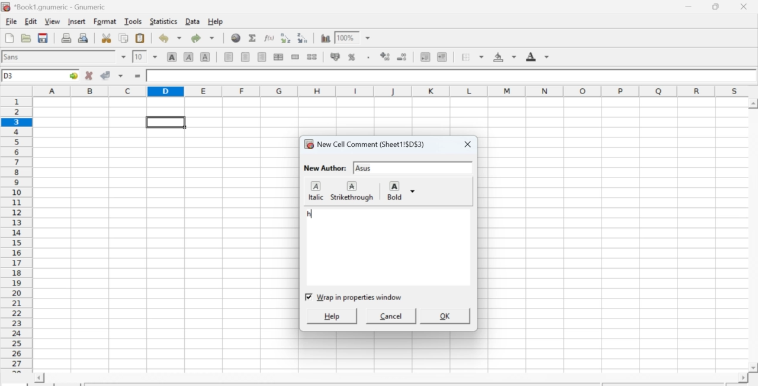 The image size is (758, 386). I want to click on Save, so click(43, 38).